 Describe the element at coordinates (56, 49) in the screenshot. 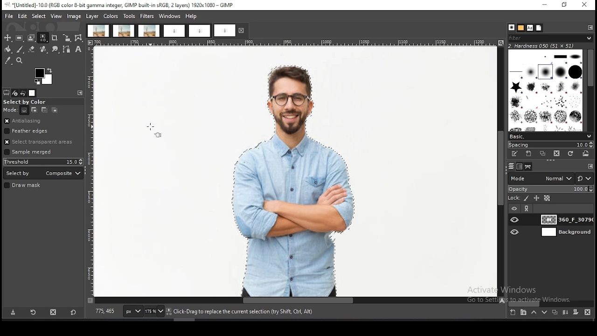

I see `smudge tool` at that location.